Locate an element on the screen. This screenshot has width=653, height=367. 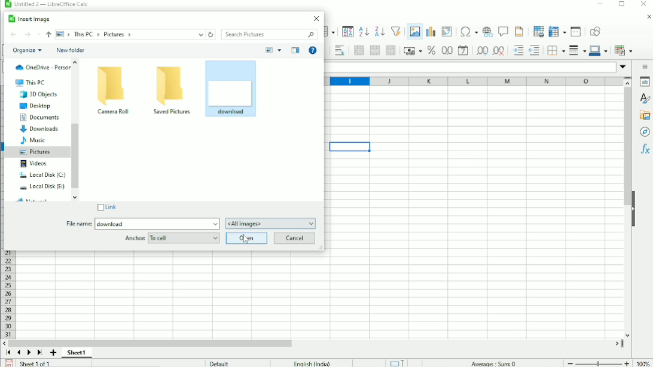
Zoom out/in is located at coordinates (599, 363).